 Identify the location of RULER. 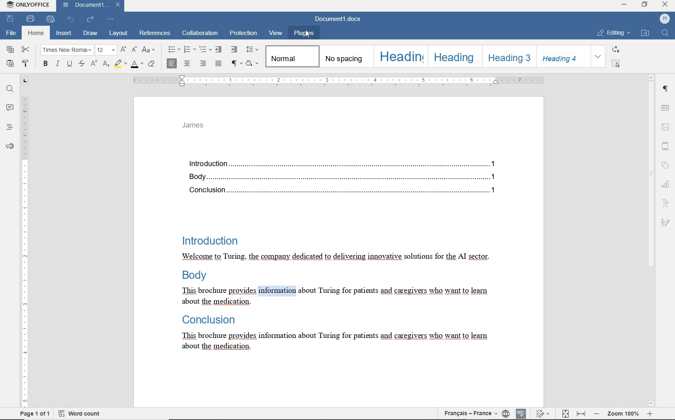
(24, 242).